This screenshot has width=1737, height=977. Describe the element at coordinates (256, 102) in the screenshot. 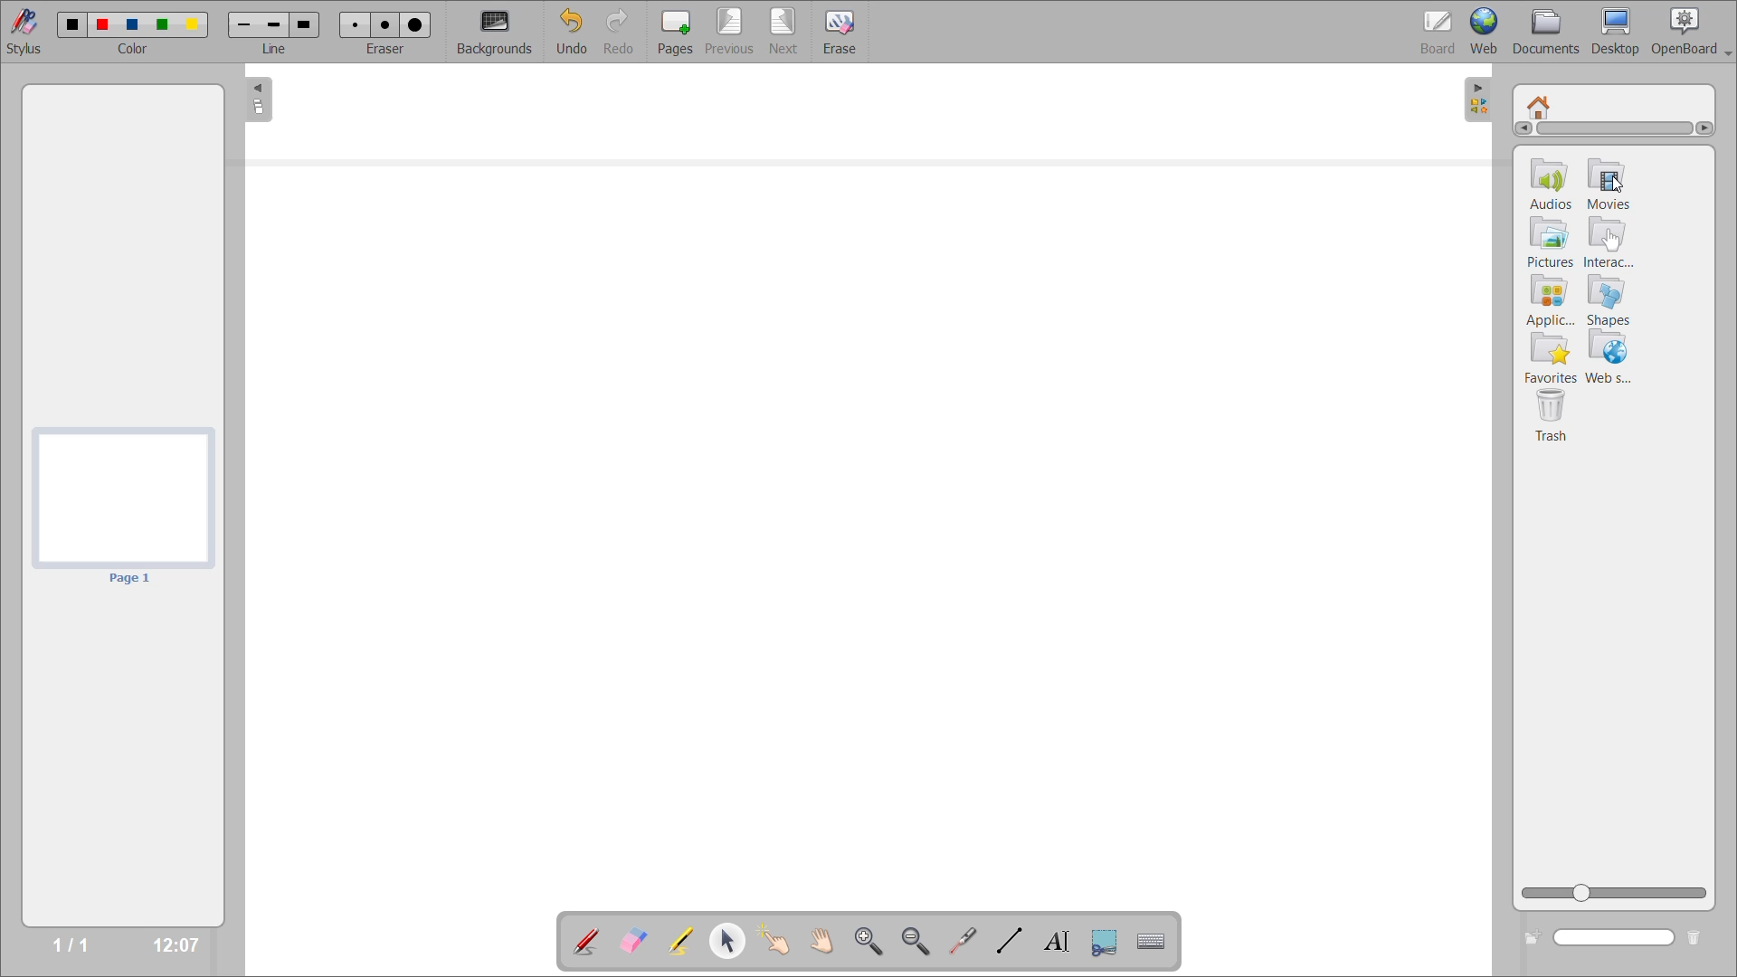

I see `collapse` at that location.